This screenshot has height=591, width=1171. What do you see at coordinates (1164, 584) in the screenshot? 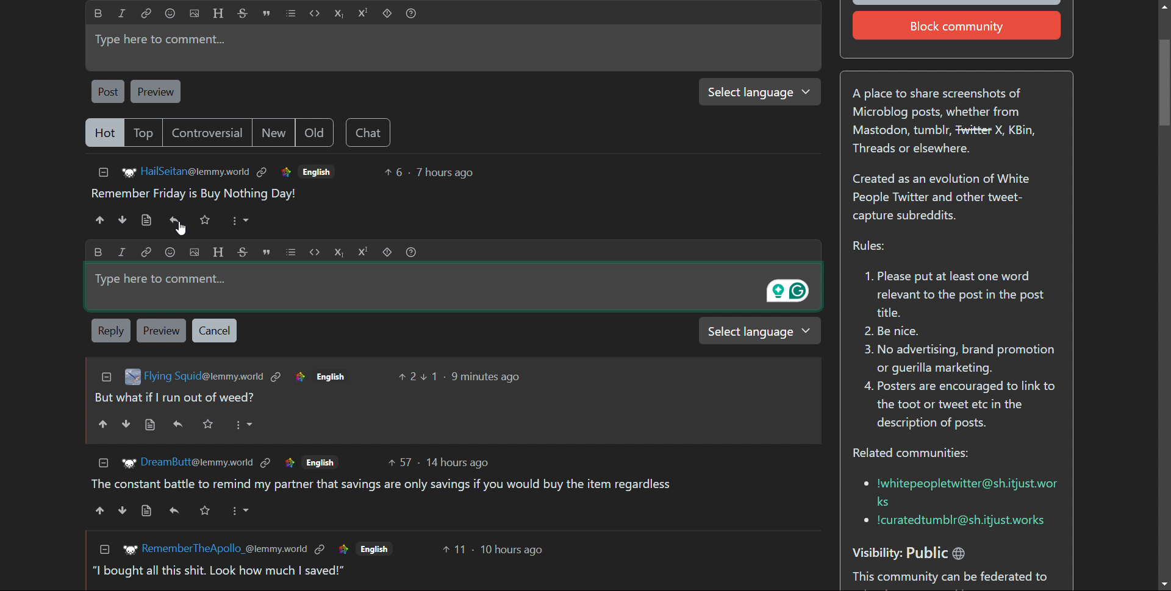
I see `scroll down` at bounding box center [1164, 584].